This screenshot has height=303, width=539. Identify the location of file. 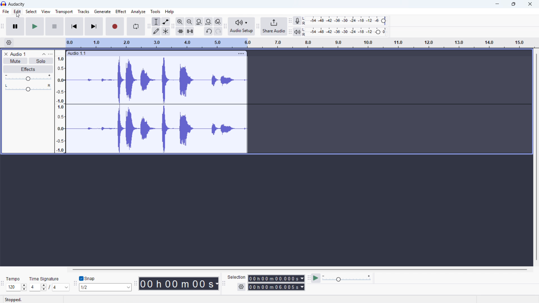
(6, 12).